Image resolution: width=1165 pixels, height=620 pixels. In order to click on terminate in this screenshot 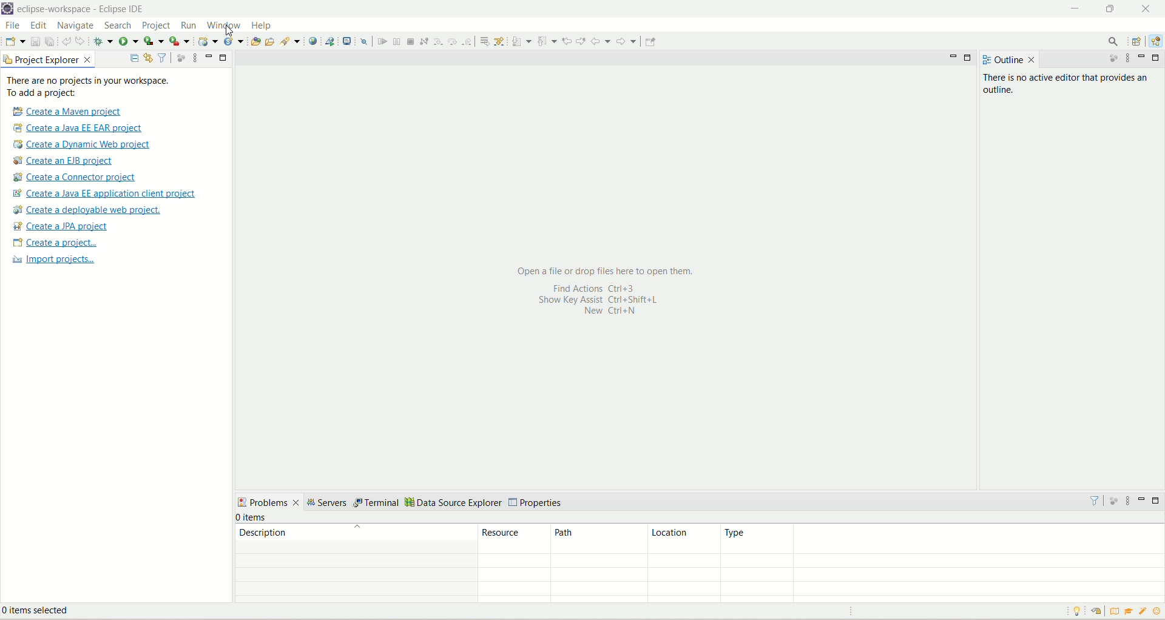, I will do `click(412, 41)`.